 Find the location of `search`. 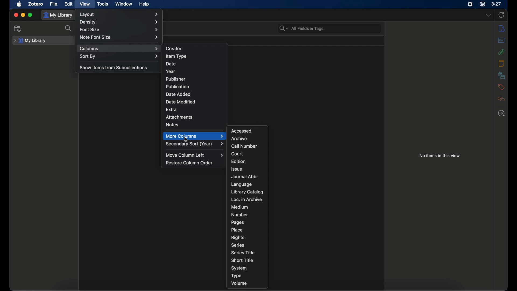

search is located at coordinates (69, 28).